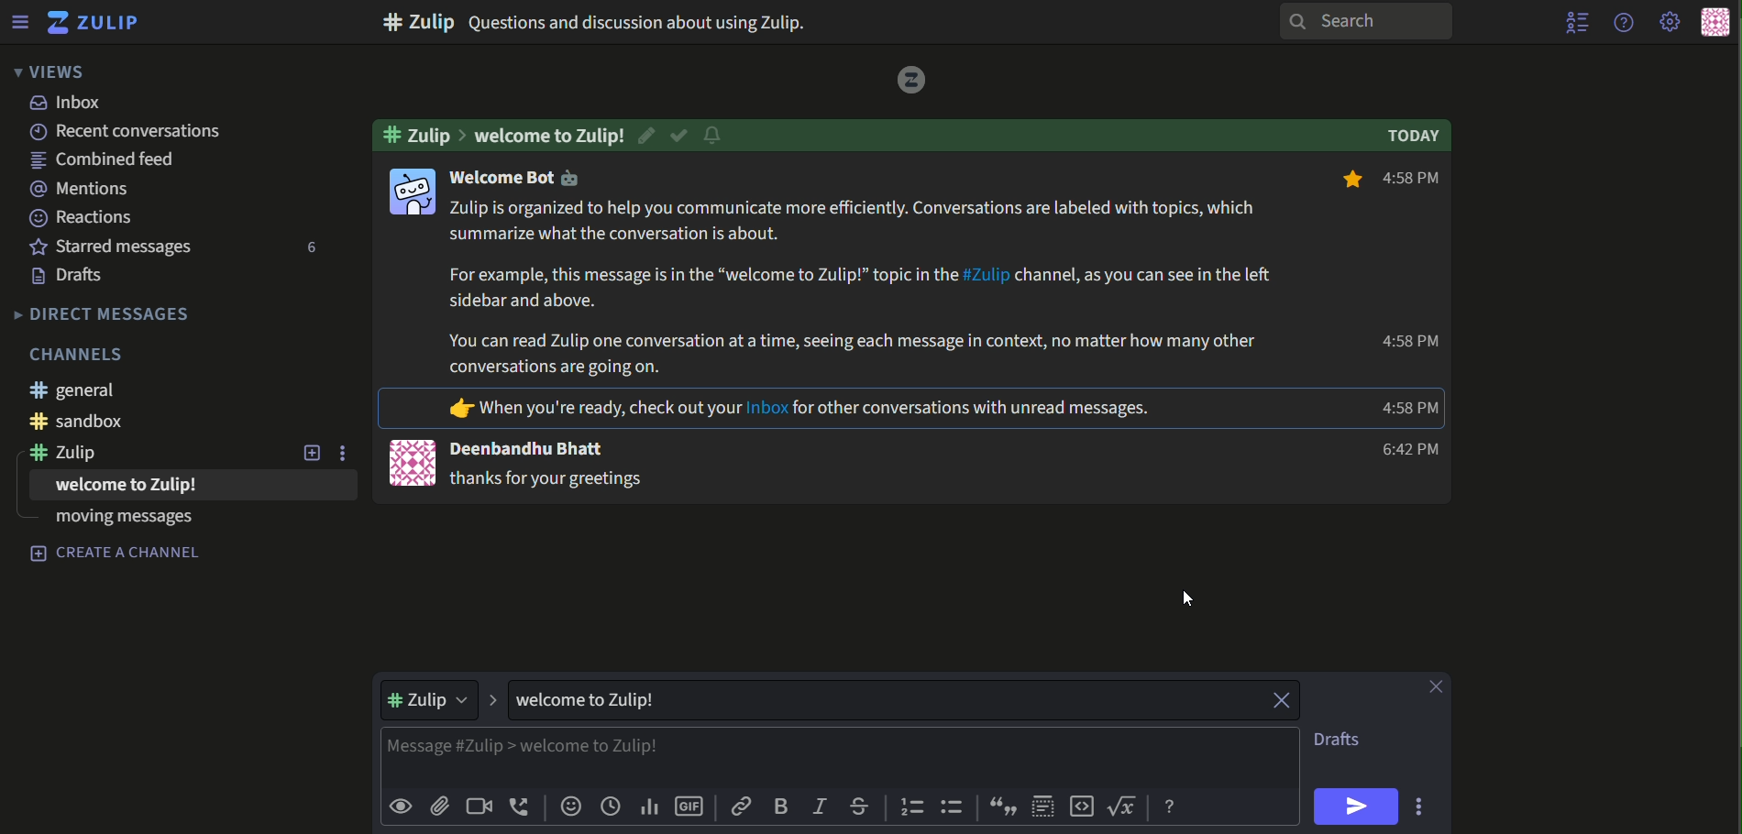 Image resolution: width=1742 pixels, height=834 pixels. I want to click on Time, so click(1413, 408).